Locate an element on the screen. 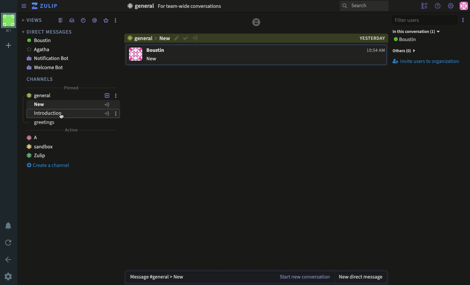 The image size is (470, 285). Active is located at coordinates (107, 104).